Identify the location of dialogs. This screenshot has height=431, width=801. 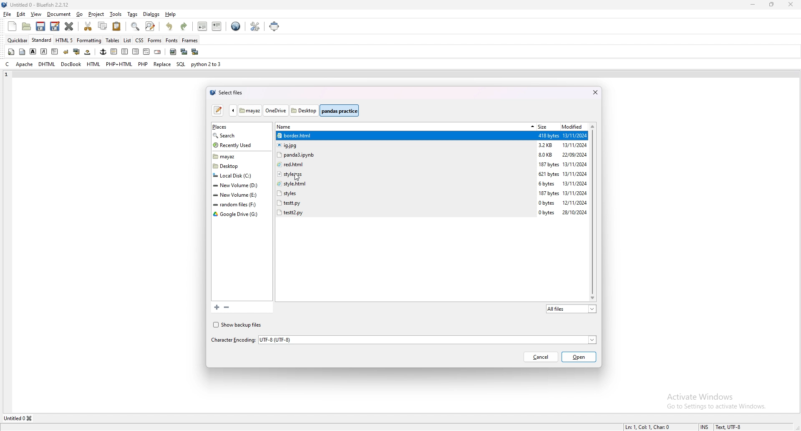
(151, 15).